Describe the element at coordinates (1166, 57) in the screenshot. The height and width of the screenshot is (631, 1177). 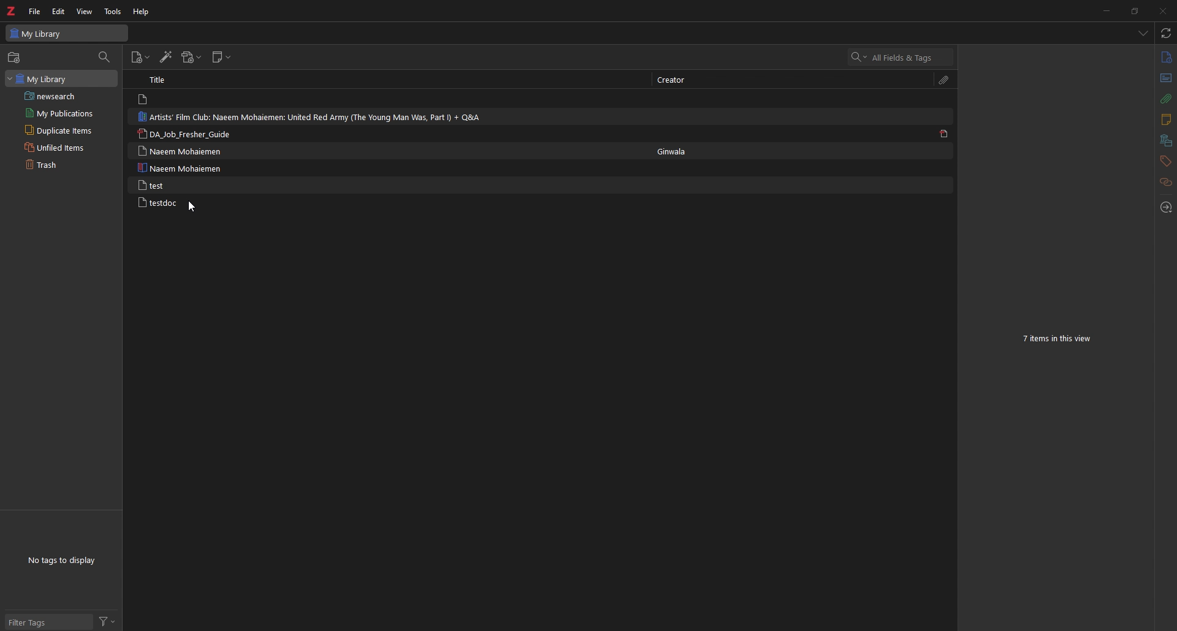
I see `info` at that location.